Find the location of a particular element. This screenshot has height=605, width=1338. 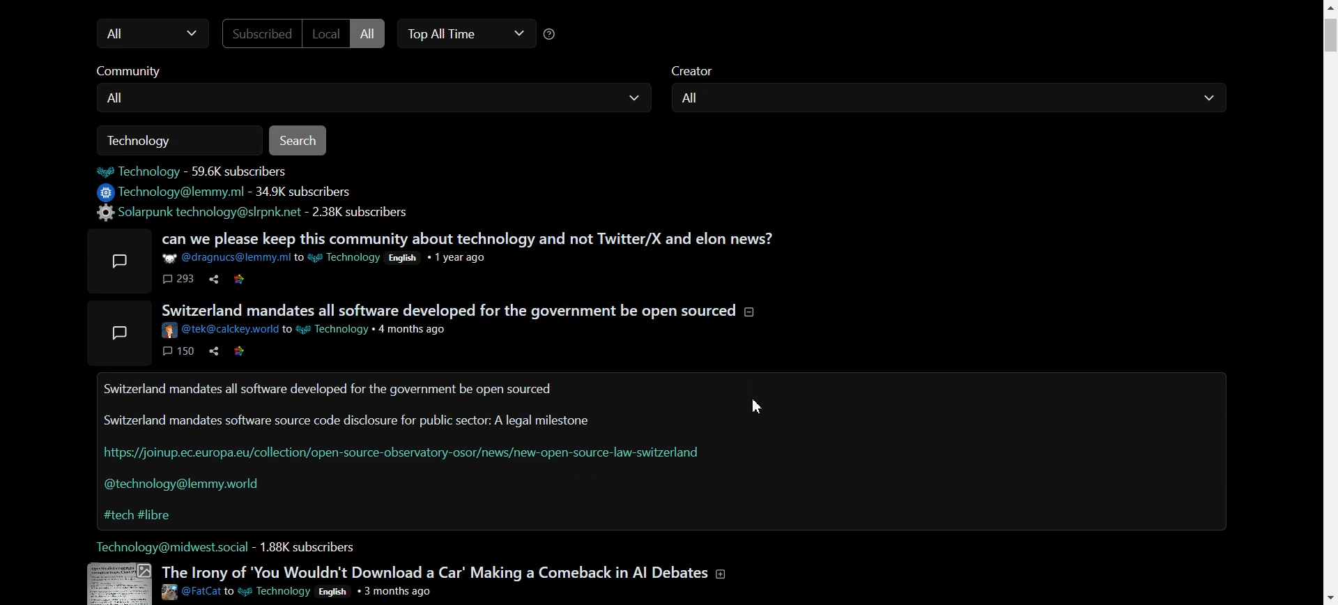

Search is located at coordinates (301, 139).